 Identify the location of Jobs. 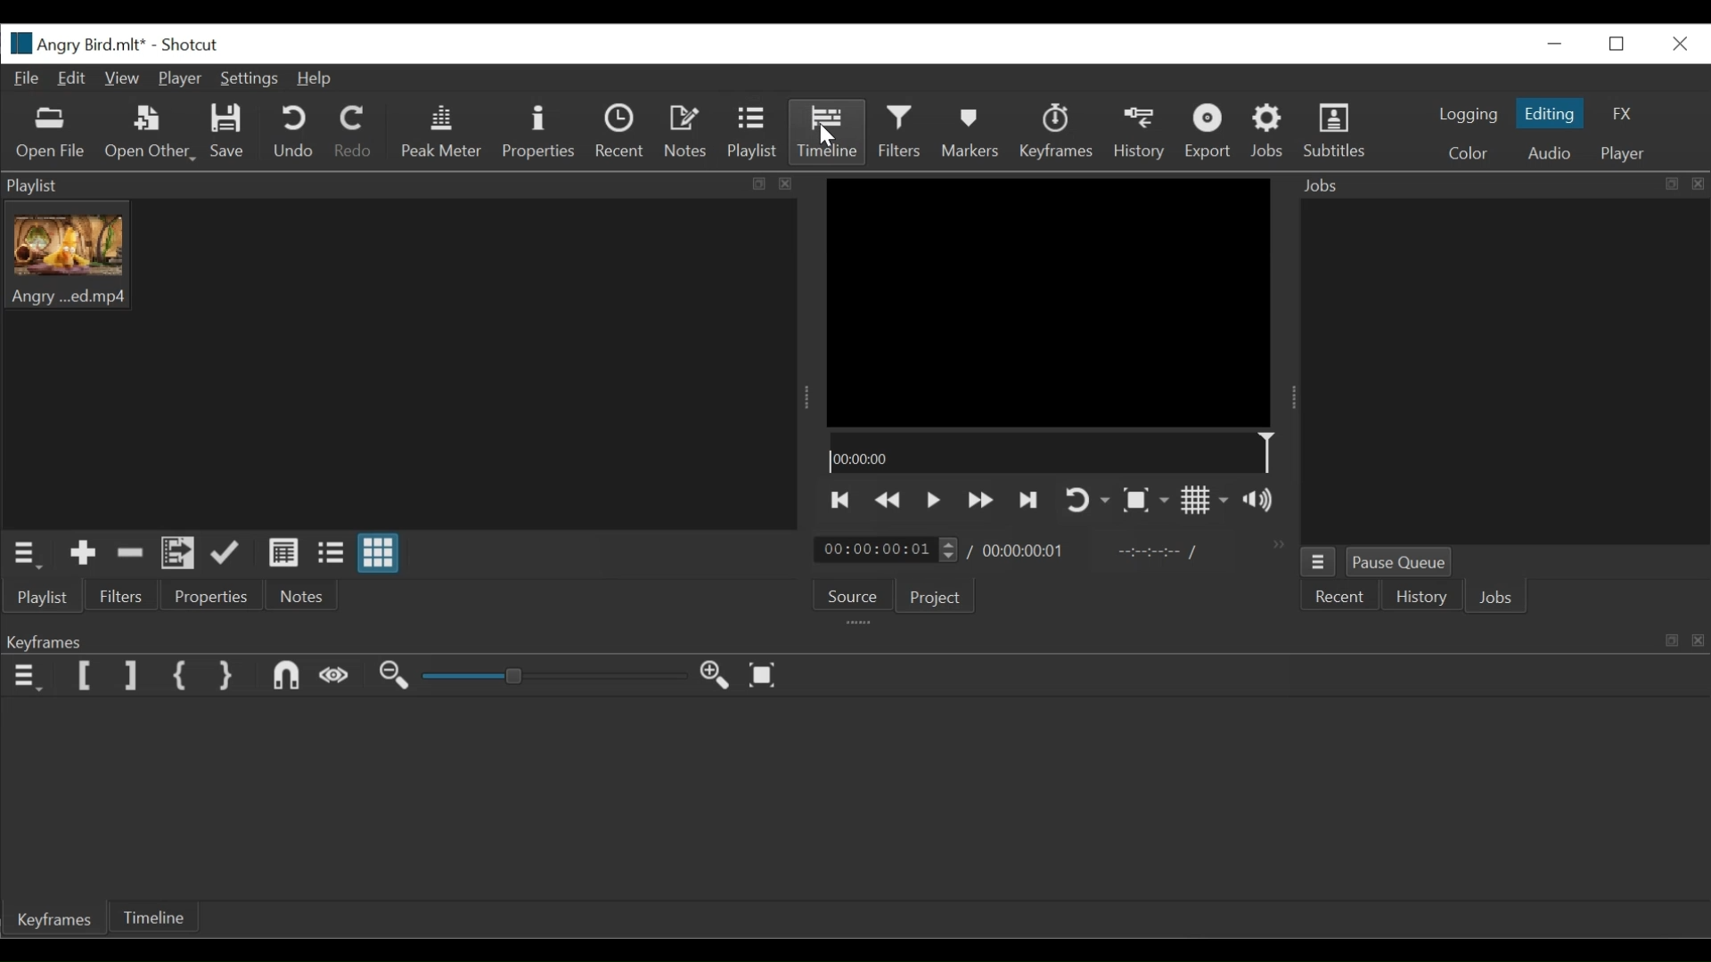
(1270, 131).